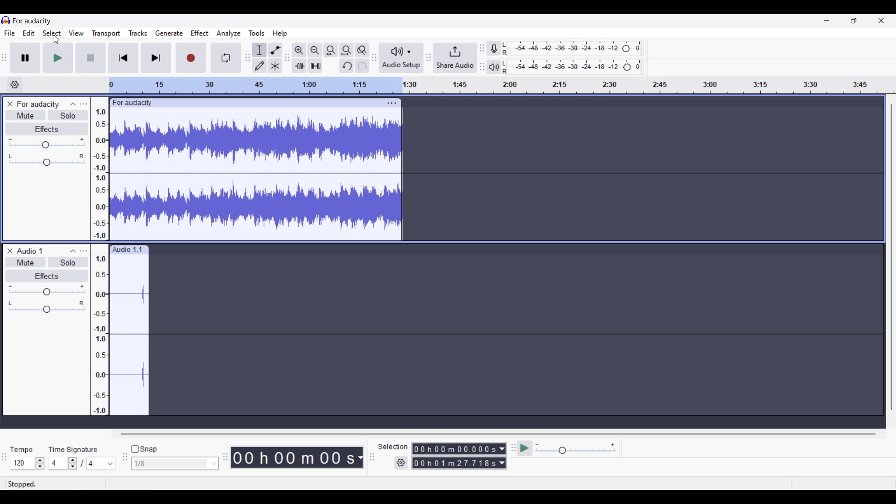  I want to click on selection, so click(393, 446).